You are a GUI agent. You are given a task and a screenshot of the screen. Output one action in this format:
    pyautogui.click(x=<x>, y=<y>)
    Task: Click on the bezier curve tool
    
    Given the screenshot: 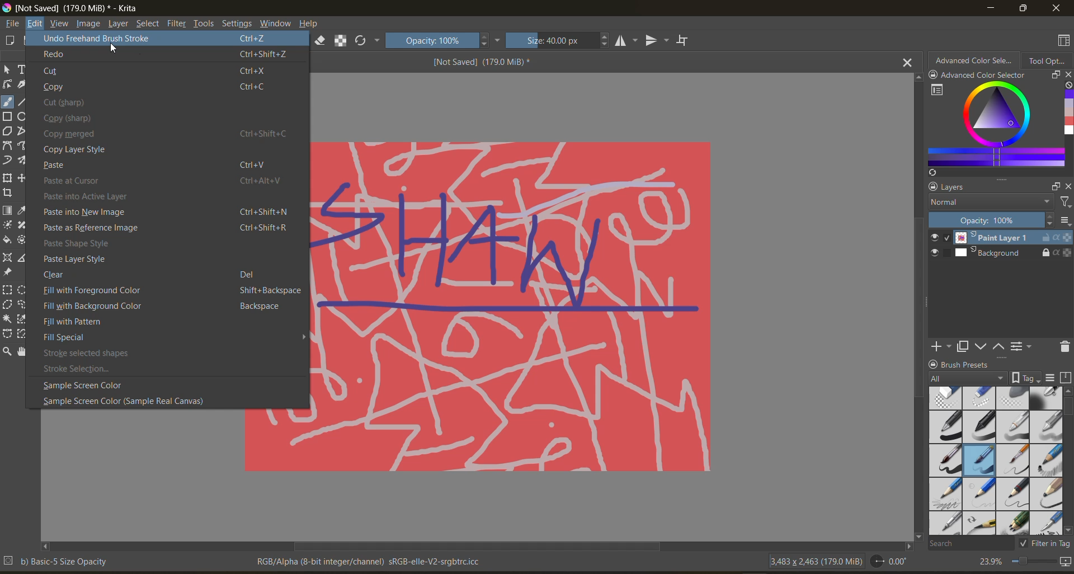 What is the action you would take?
    pyautogui.click(x=7, y=145)
    